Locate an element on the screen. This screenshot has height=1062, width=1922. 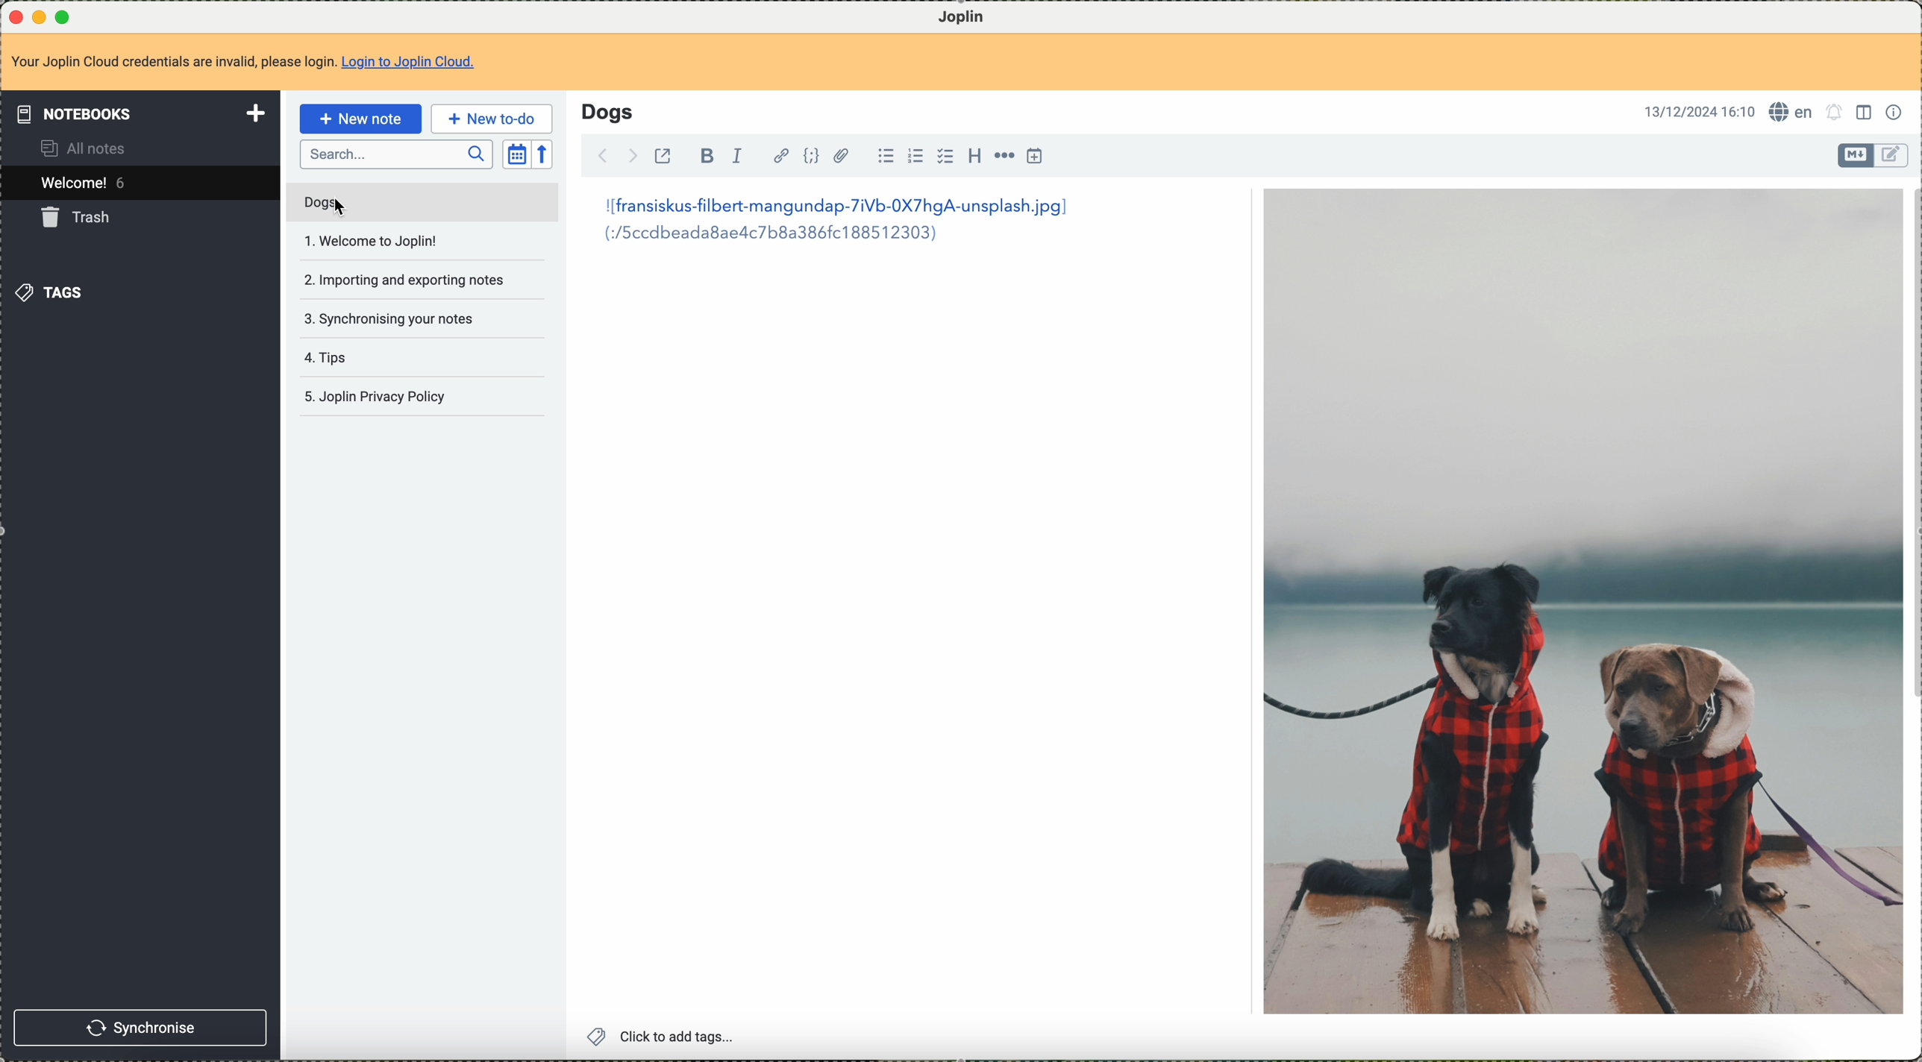
set alarm is located at coordinates (1837, 115).